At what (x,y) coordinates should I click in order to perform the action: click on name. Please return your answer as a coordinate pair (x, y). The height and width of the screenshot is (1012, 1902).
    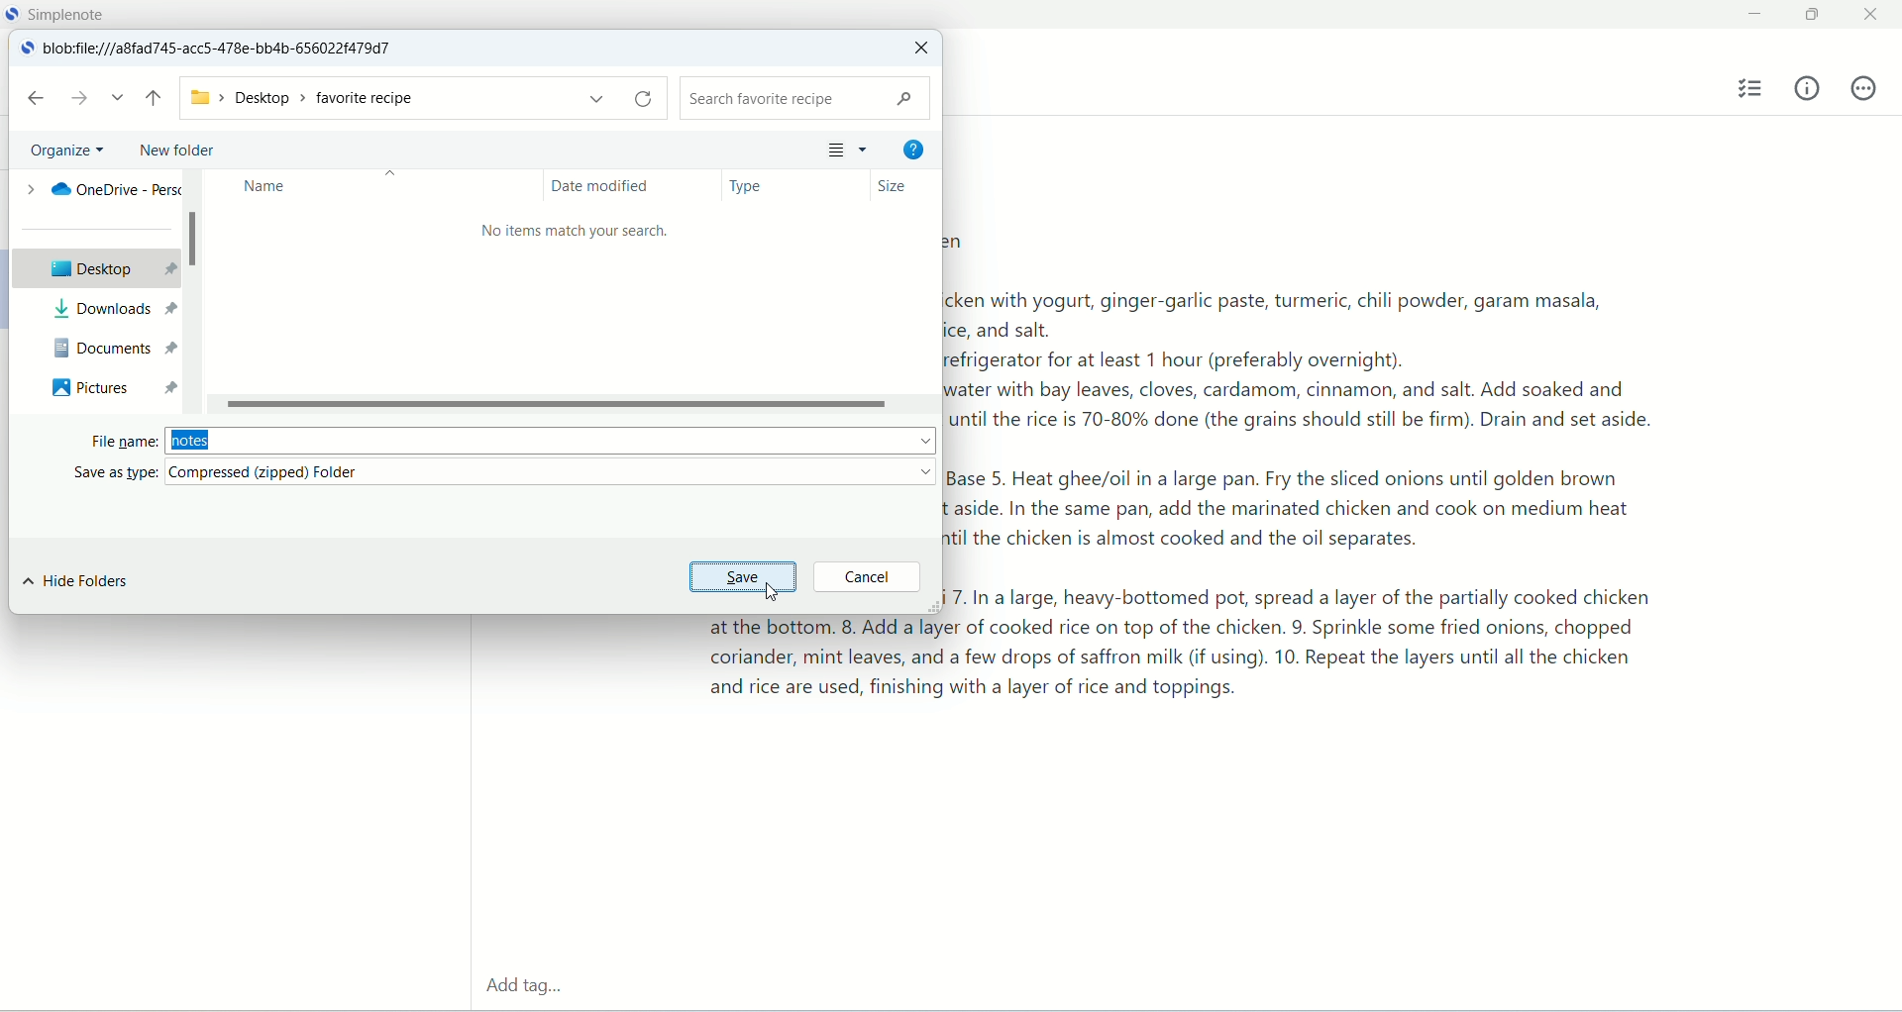
    Looking at the image, I should click on (264, 186).